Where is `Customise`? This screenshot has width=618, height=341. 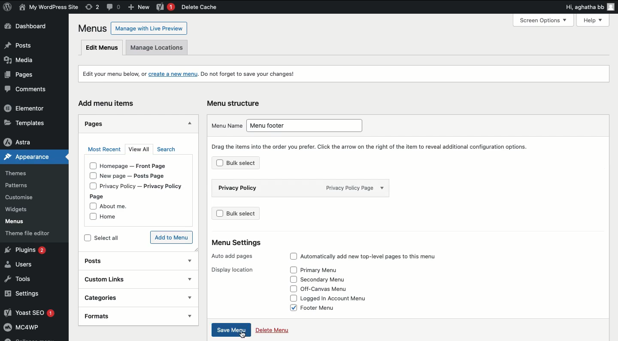
Customise is located at coordinates (18, 198).